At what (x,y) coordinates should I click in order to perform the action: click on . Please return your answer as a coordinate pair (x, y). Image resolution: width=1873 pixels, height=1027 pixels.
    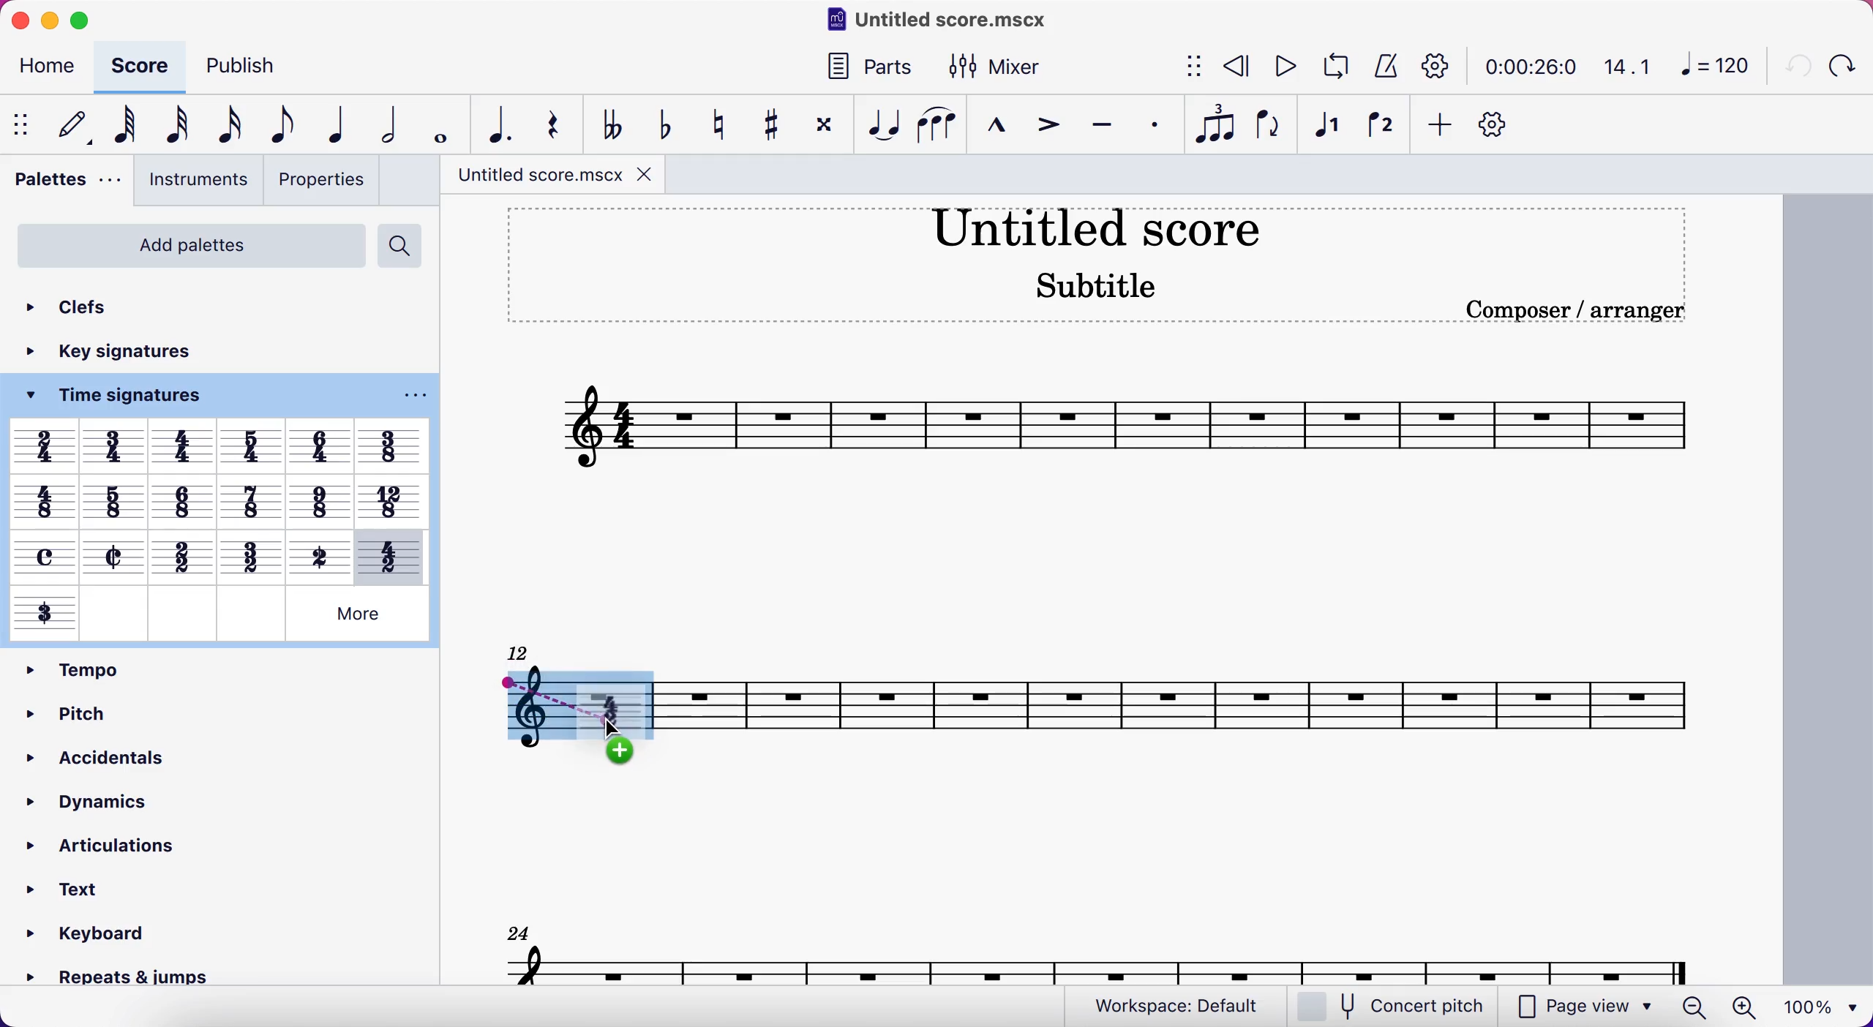
    Looking at the image, I should click on (321, 447).